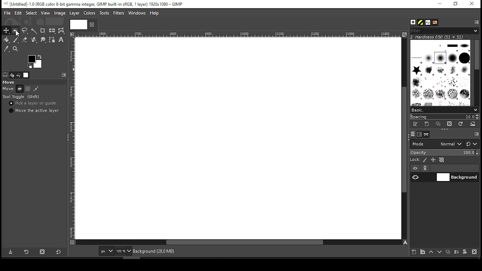 The image size is (482, 271). What do you see at coordinates (52, 30) in the screenshot?
I see `flip tool` at bounding box center [52, 30].